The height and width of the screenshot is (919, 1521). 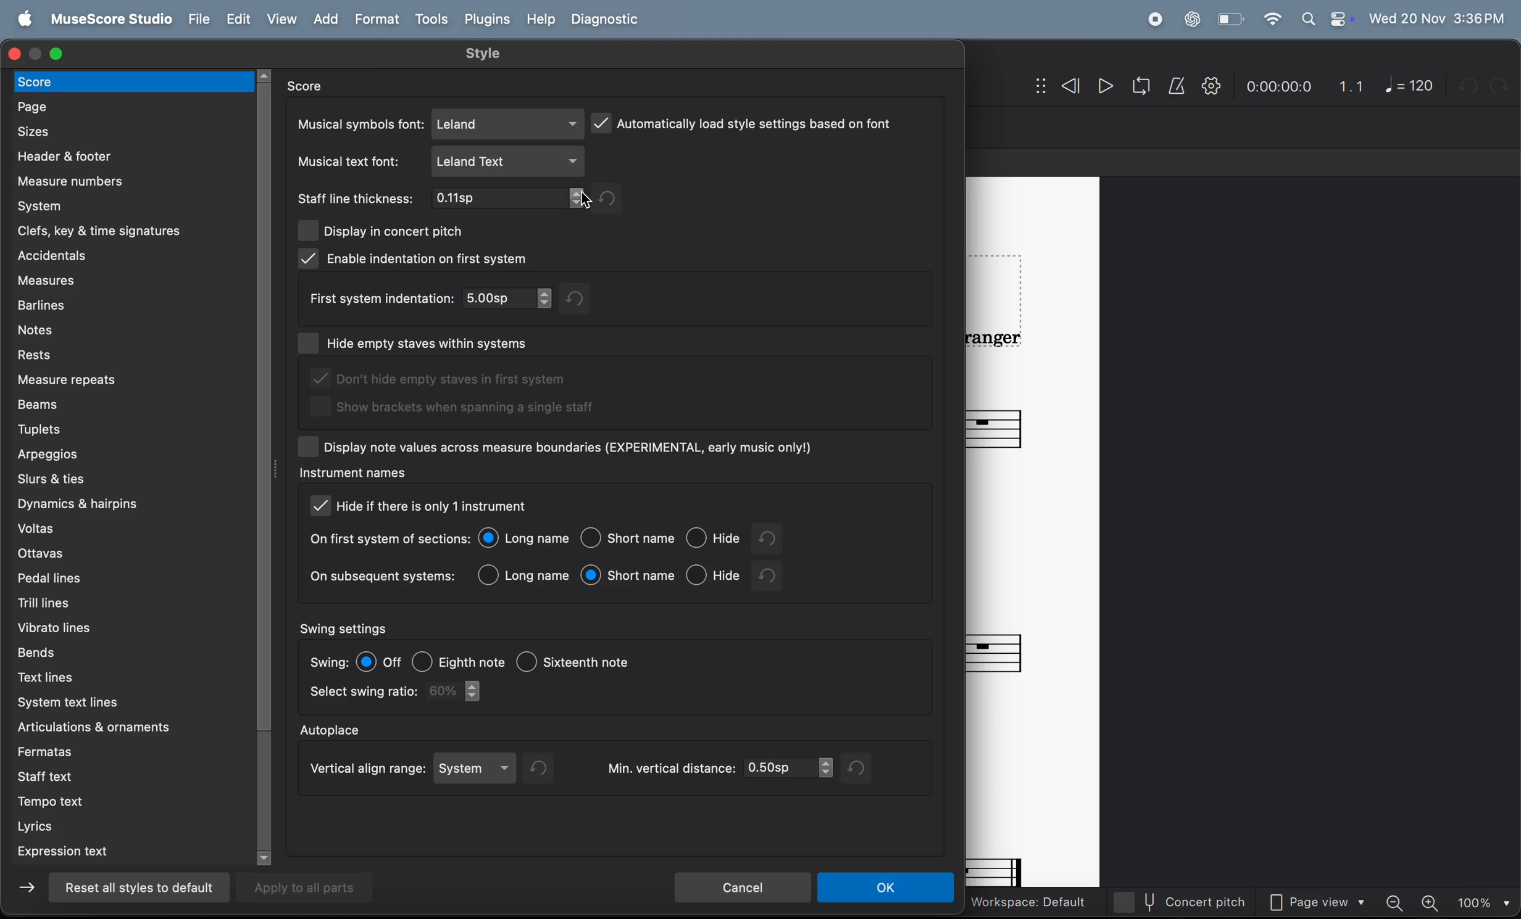 What do you see at coordinates (459, 691) in the screenshot?
I see `80 ` at bounding box center [459, 691].